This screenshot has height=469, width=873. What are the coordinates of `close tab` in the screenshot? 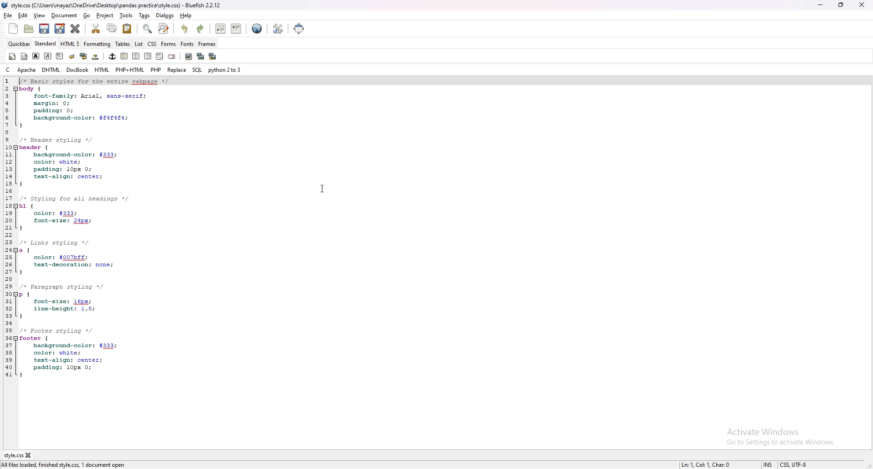 It's located at (29, 455).